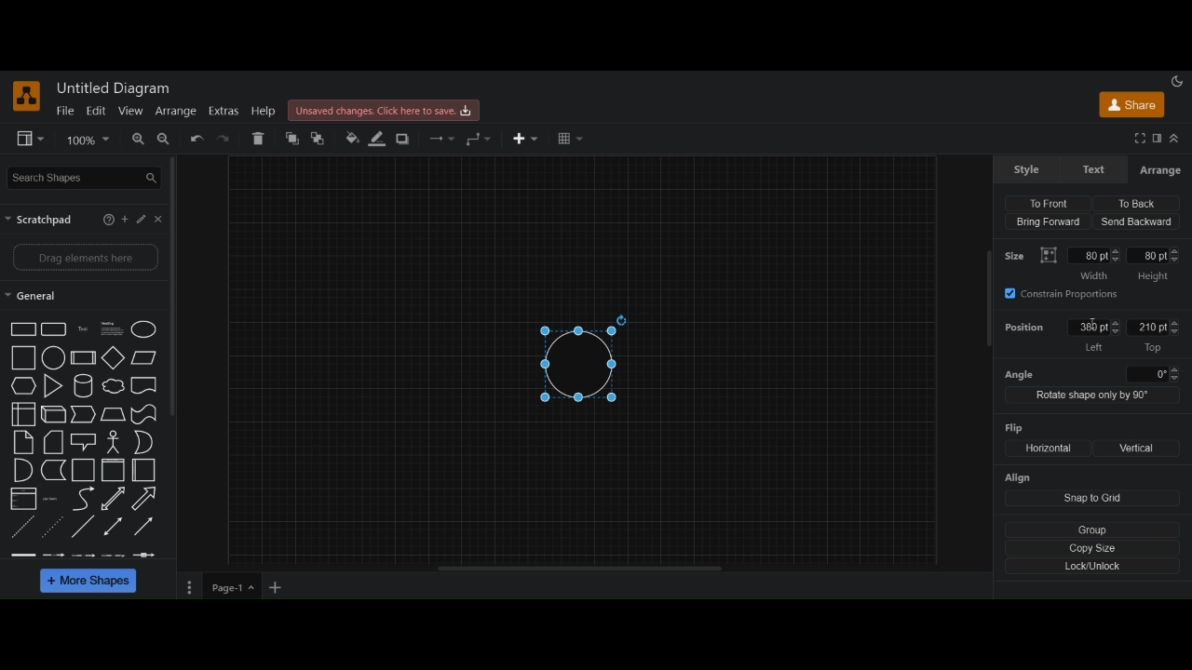  I want to click on Triangle, so click(54, 387).